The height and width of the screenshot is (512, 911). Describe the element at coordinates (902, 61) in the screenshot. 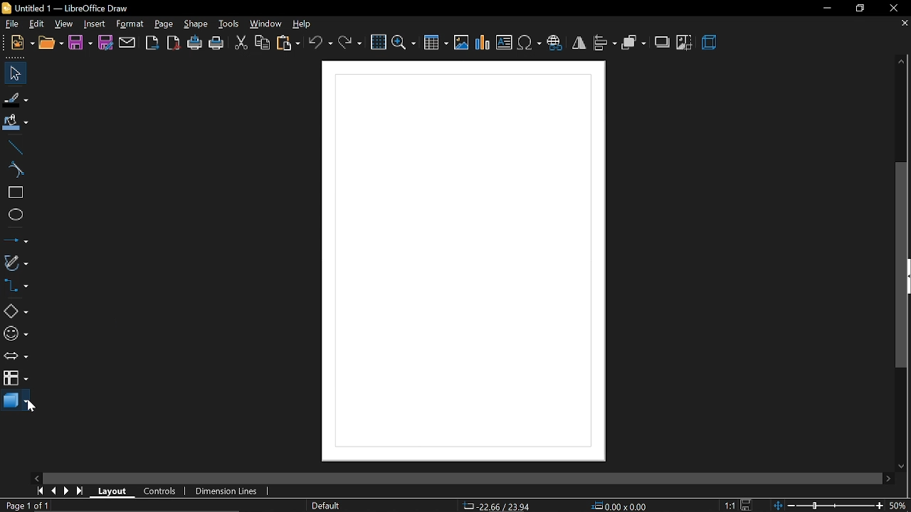

I see `move up` at that location.